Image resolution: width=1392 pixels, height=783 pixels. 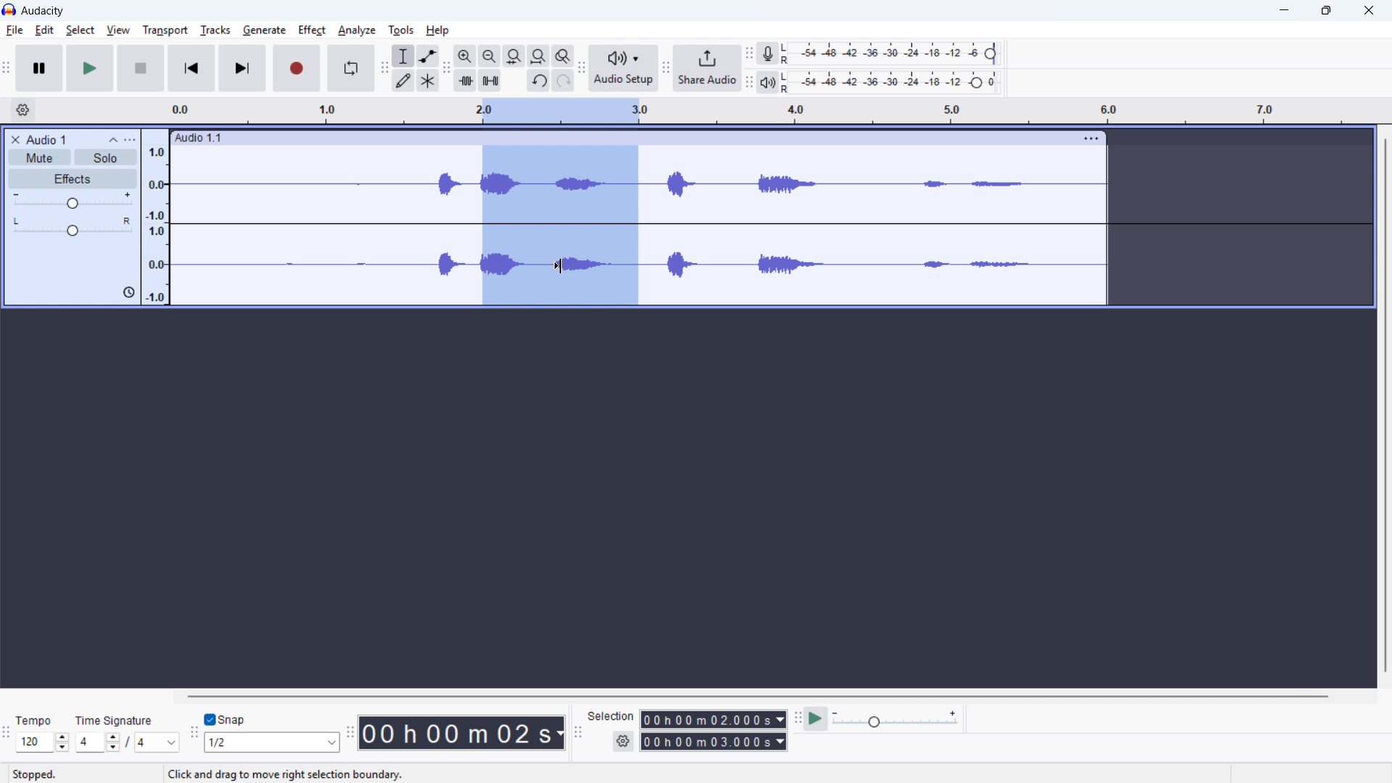 What do you see at coordinates (90, 68) in the screenshot?
I see `Play` at bounding box center [90, 68].